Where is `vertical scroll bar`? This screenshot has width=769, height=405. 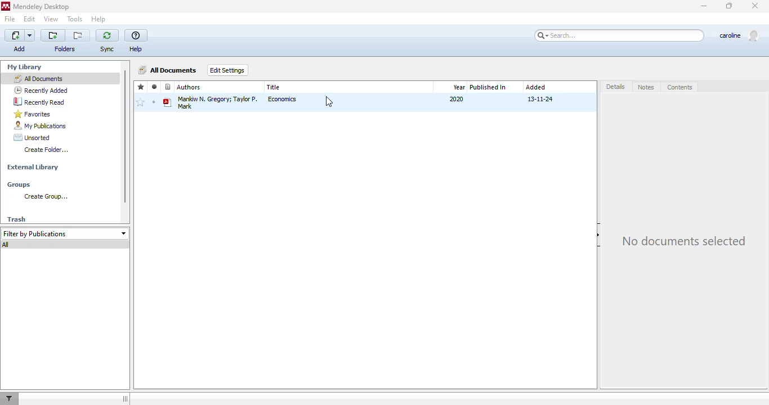 vertical scroll bar is located at coordinates (124, 136).